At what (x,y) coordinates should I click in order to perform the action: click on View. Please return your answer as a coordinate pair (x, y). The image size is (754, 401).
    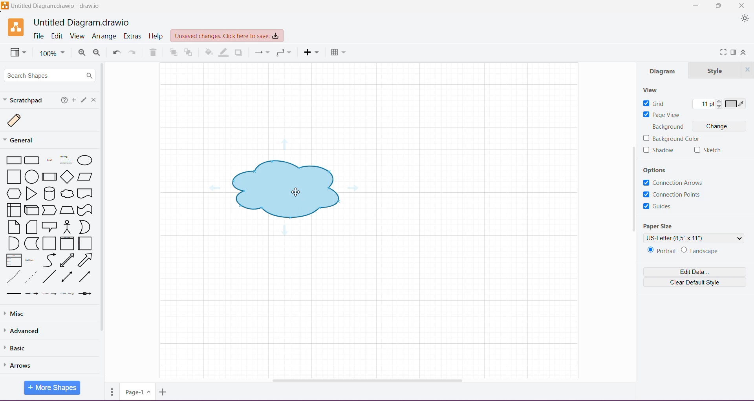
    Looking at the image, I should click on (77, 36).